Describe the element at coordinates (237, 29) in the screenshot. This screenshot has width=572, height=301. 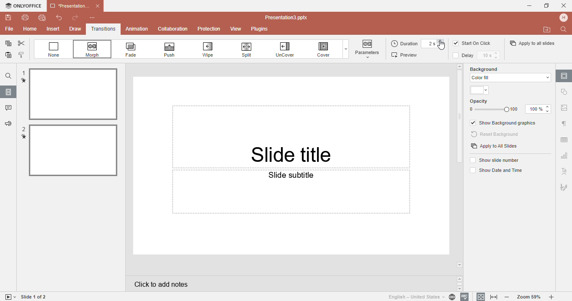
I see `View` at that location.